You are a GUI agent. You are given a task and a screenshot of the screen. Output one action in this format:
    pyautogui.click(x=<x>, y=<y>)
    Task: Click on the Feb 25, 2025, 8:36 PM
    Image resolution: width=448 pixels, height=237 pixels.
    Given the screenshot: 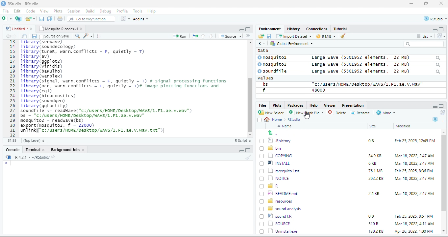 What is the action you would take?
    pyautogui.click(x=412, y=171)
    